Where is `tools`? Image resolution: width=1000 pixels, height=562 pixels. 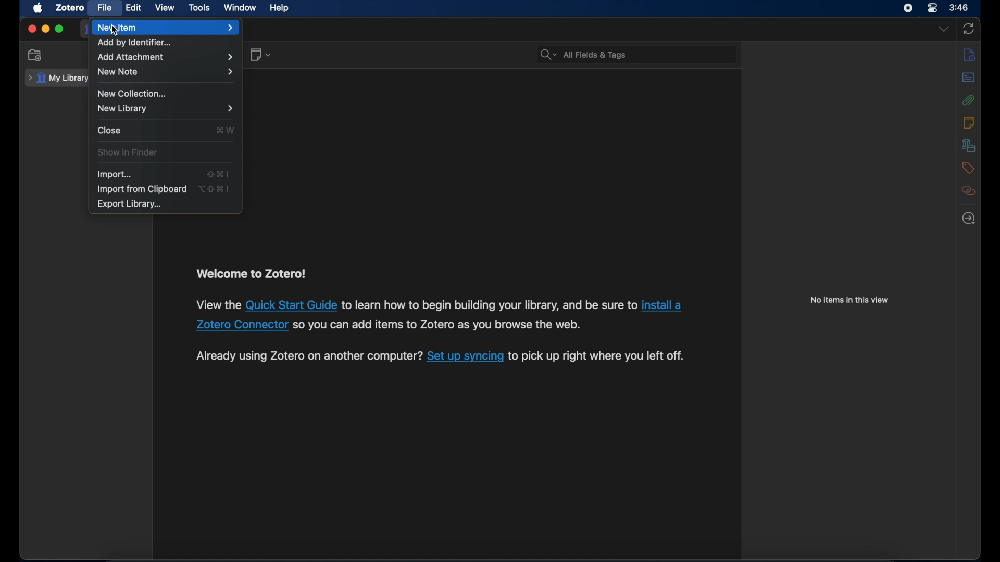
tools is located at coordinates (199, 8).